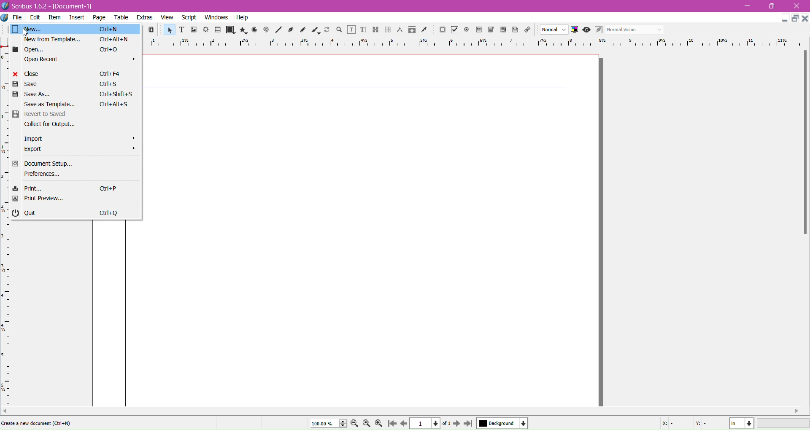 The height and width of the screenshot is (430, 810). Describe the element at coordinates (302, 30) in the screenshot. I see `icon` at that location.